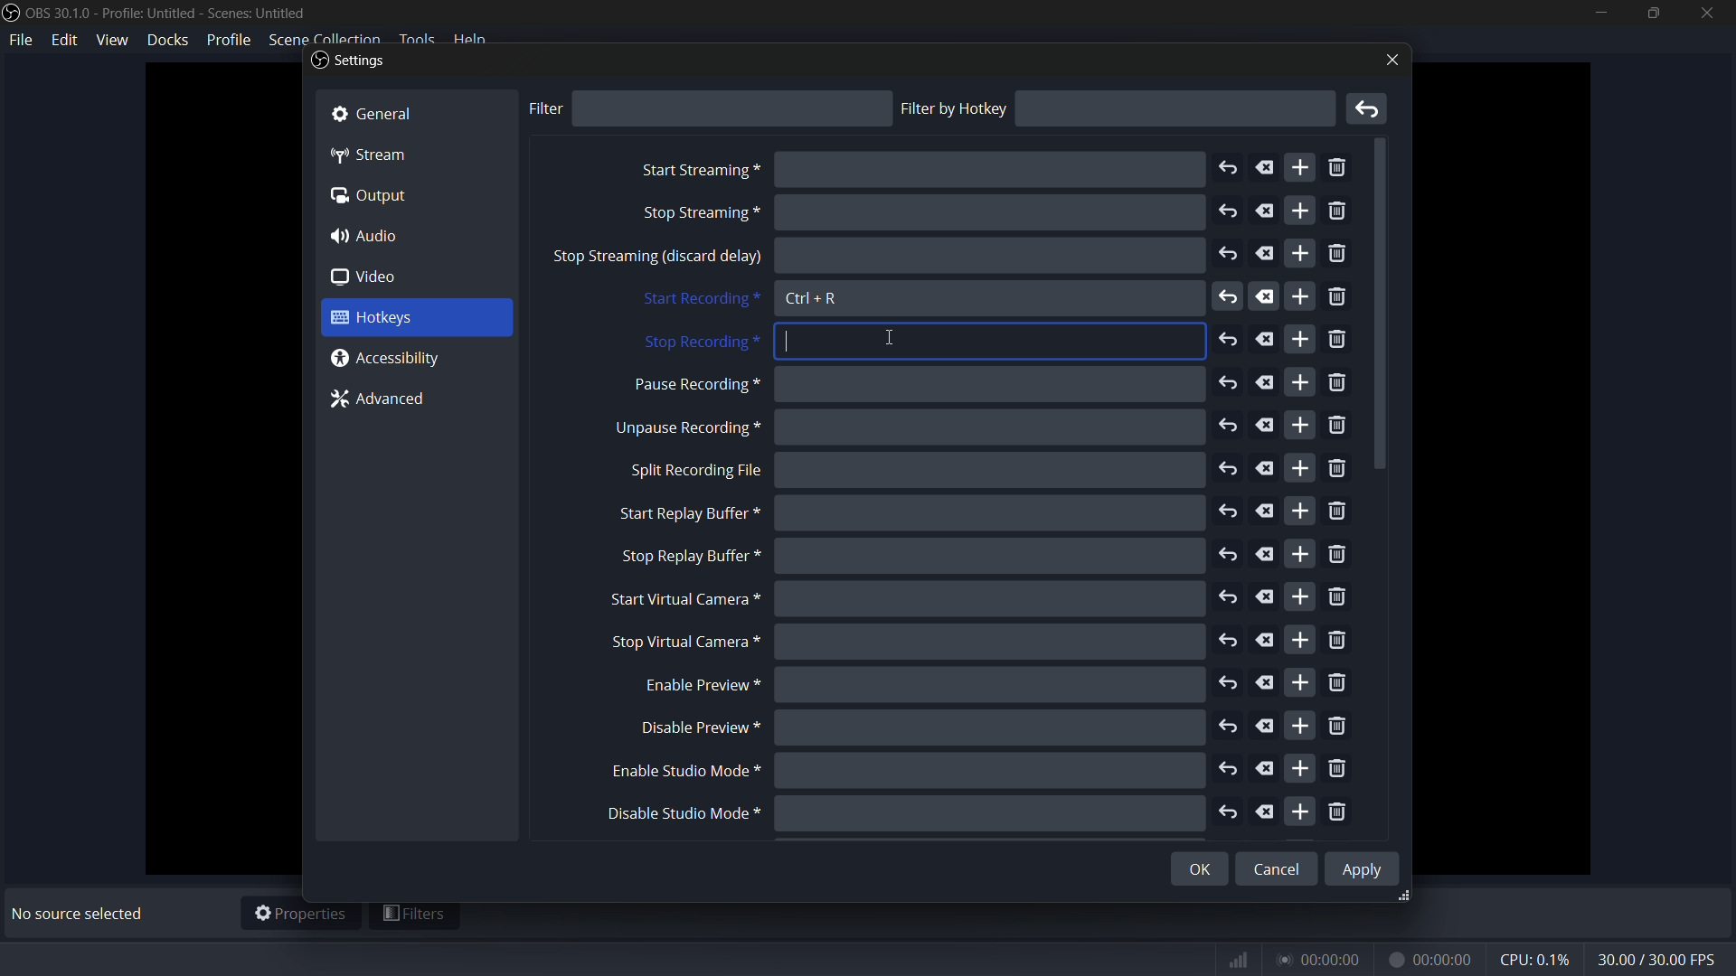 This screenshot has width=1736, height=976. Describe the element at coordinates (1299, 684) in the screenshot. I see `add more` at that location.